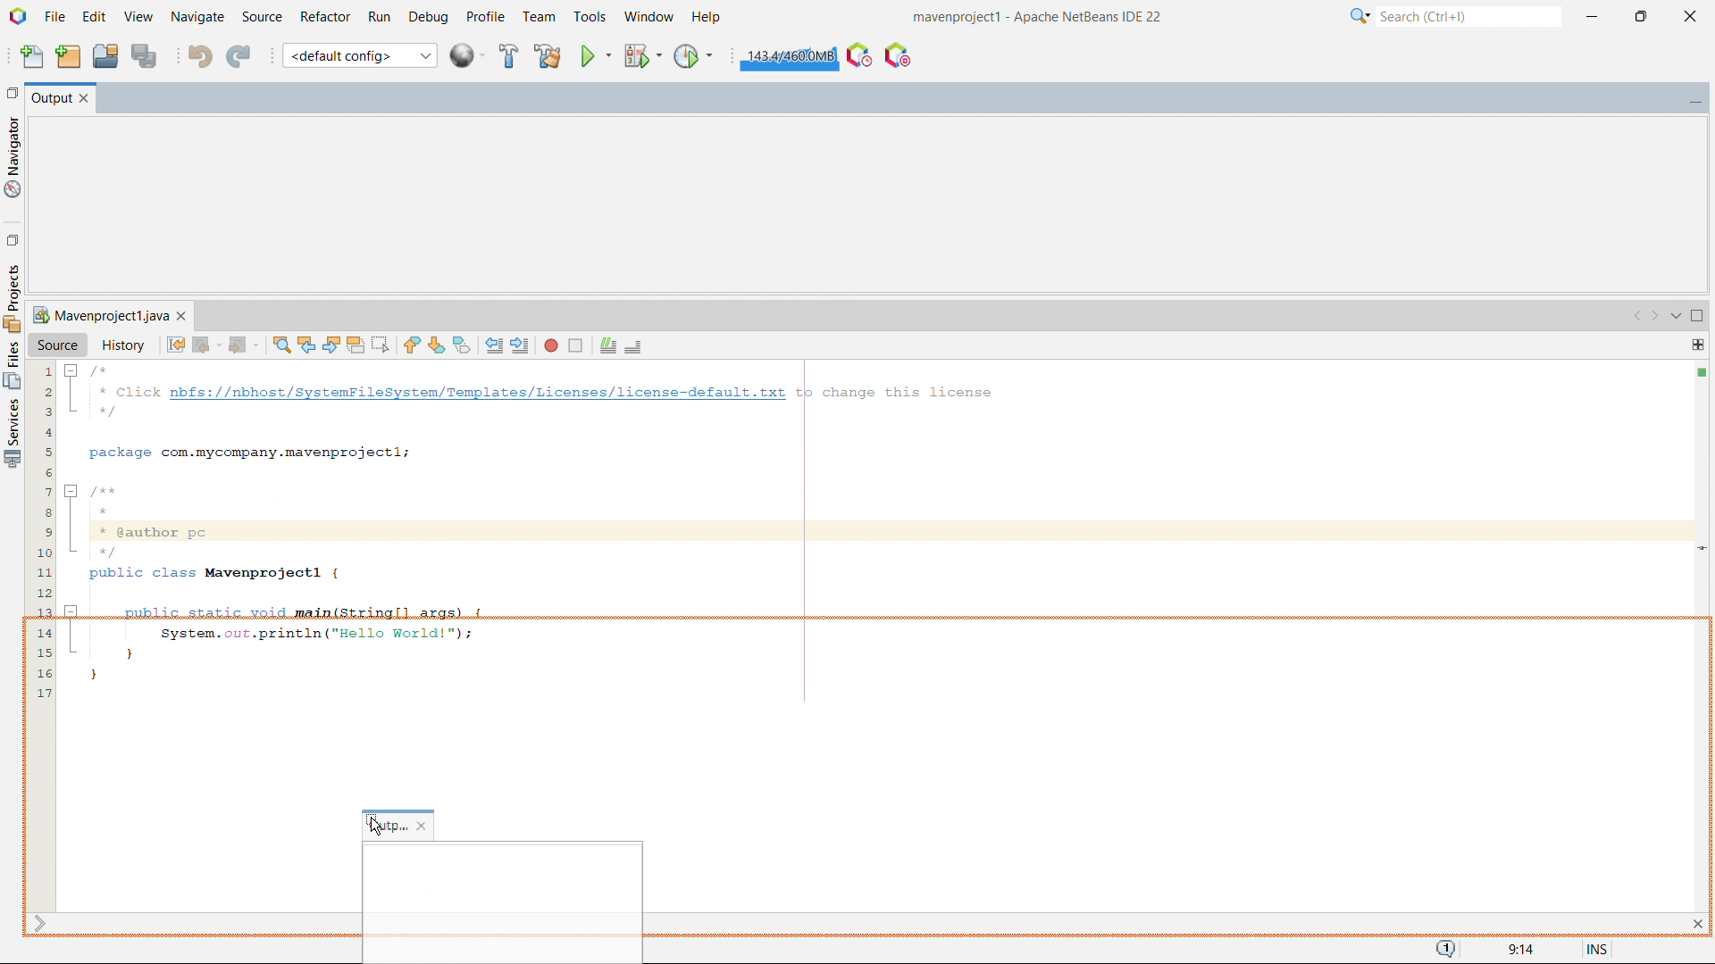 The width and height of the screenshot is (1715, 964). Describe the element at coordinates (13, 365) in the screenshot. I see `files` at that location.